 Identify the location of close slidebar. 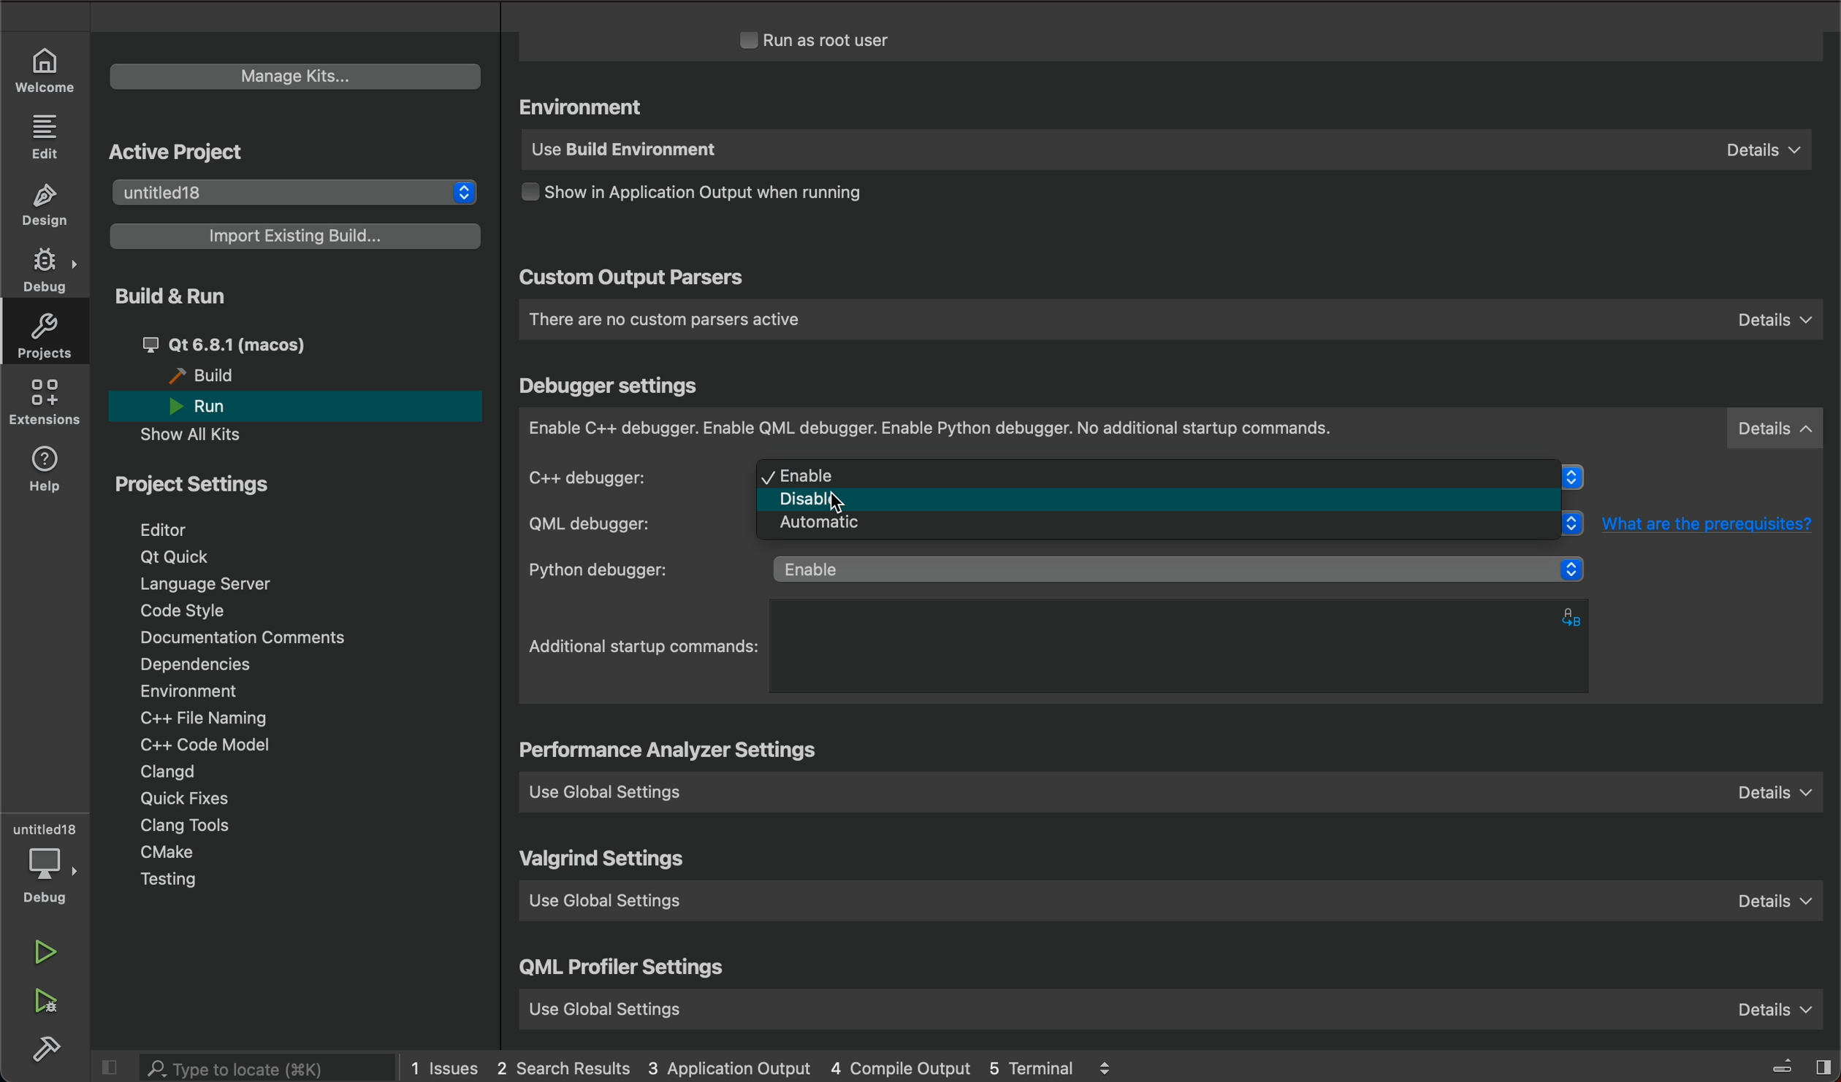
(1783, 1064).